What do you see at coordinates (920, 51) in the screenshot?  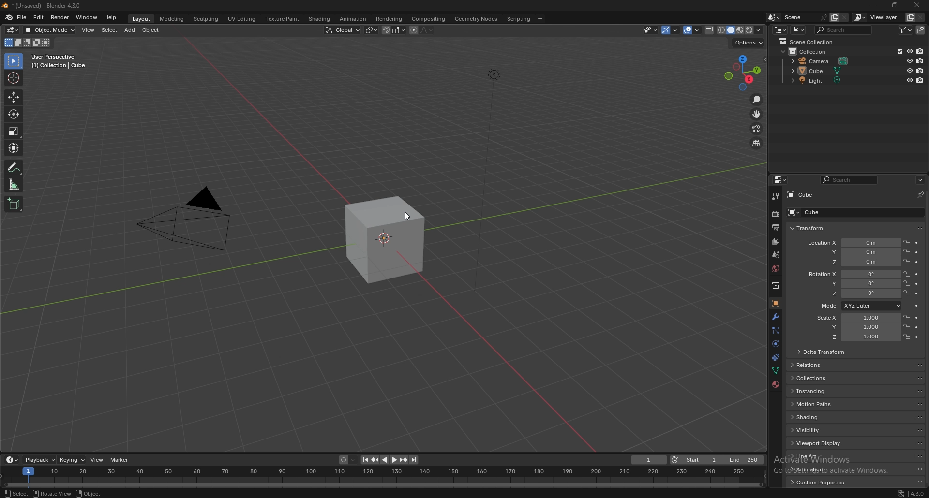 I see `disable in render` at bounding box center [920, 51].